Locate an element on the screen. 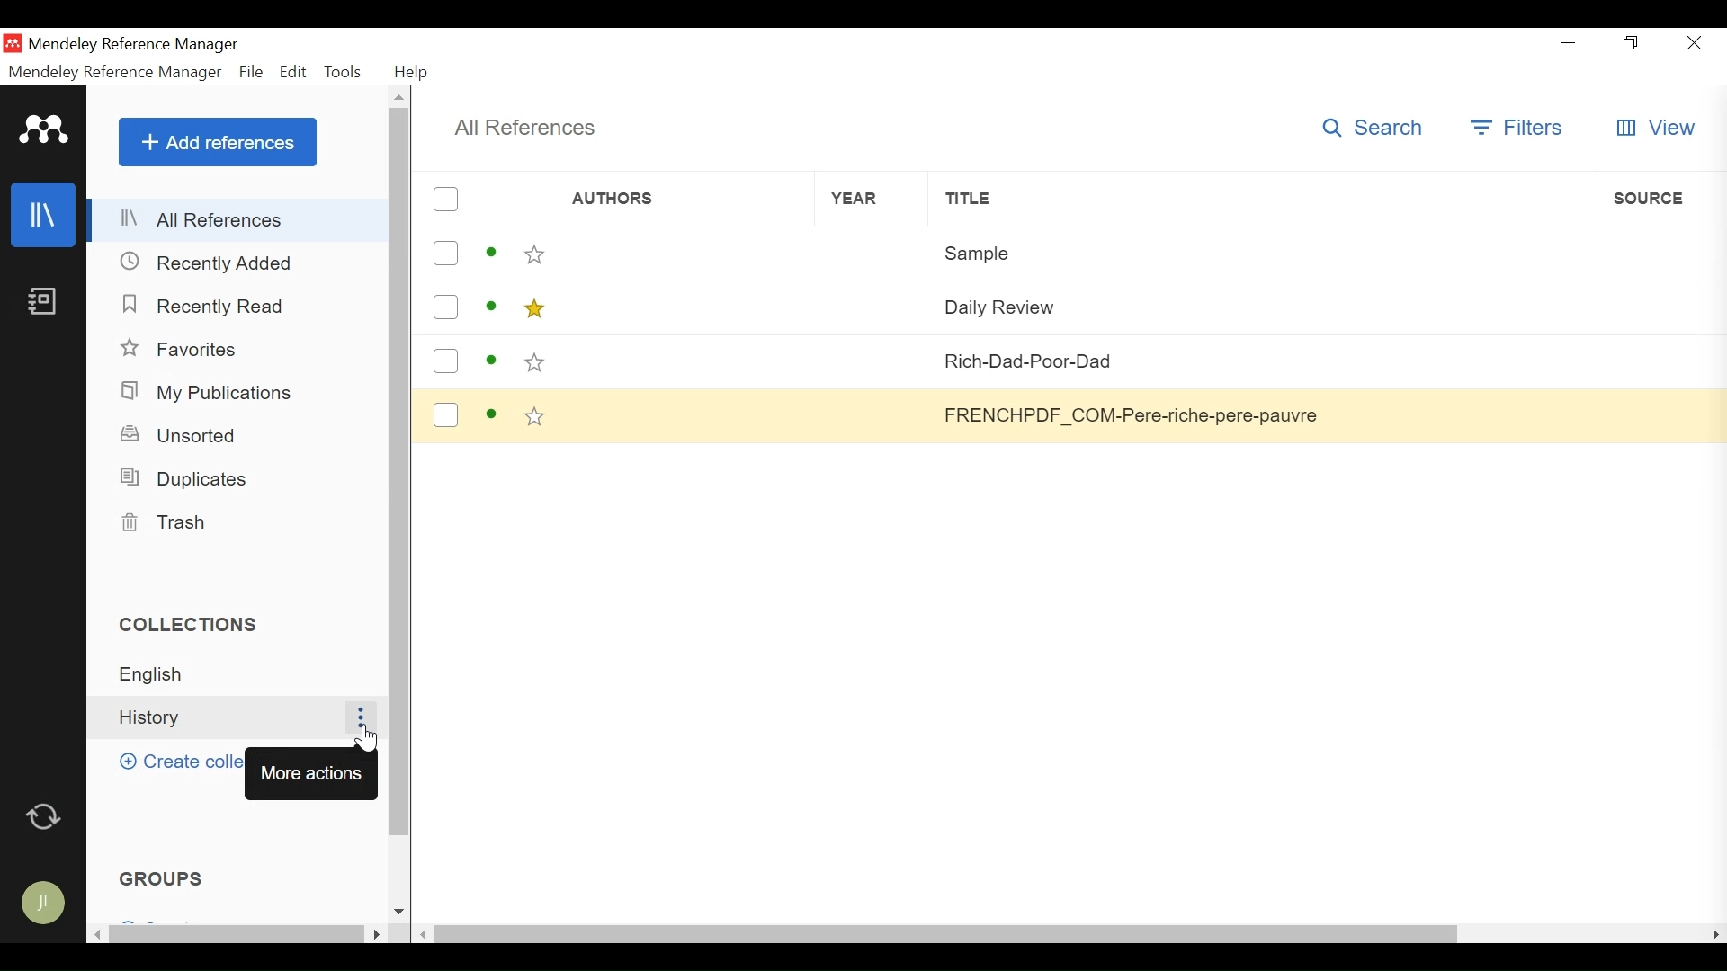 The image size is (1727, 971). Groups is located at coordinates (165, 877).